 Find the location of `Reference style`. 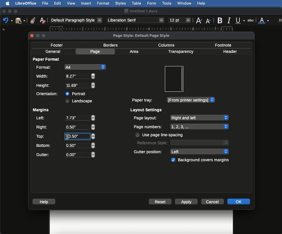

Reference style is located at coordinates (182, 142).